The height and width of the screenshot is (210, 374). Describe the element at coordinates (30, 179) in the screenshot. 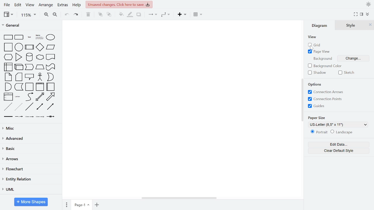

I see `entity relation` at that location.